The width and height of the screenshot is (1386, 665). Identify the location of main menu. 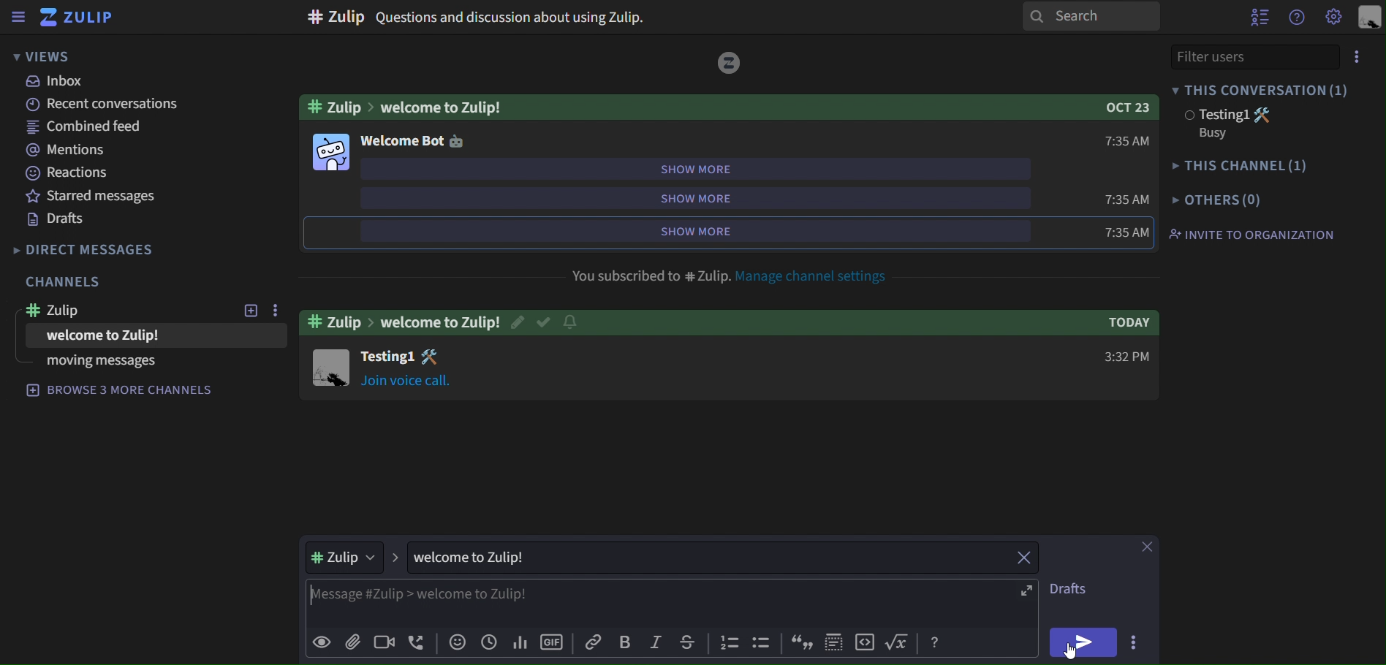
(1335, 18).